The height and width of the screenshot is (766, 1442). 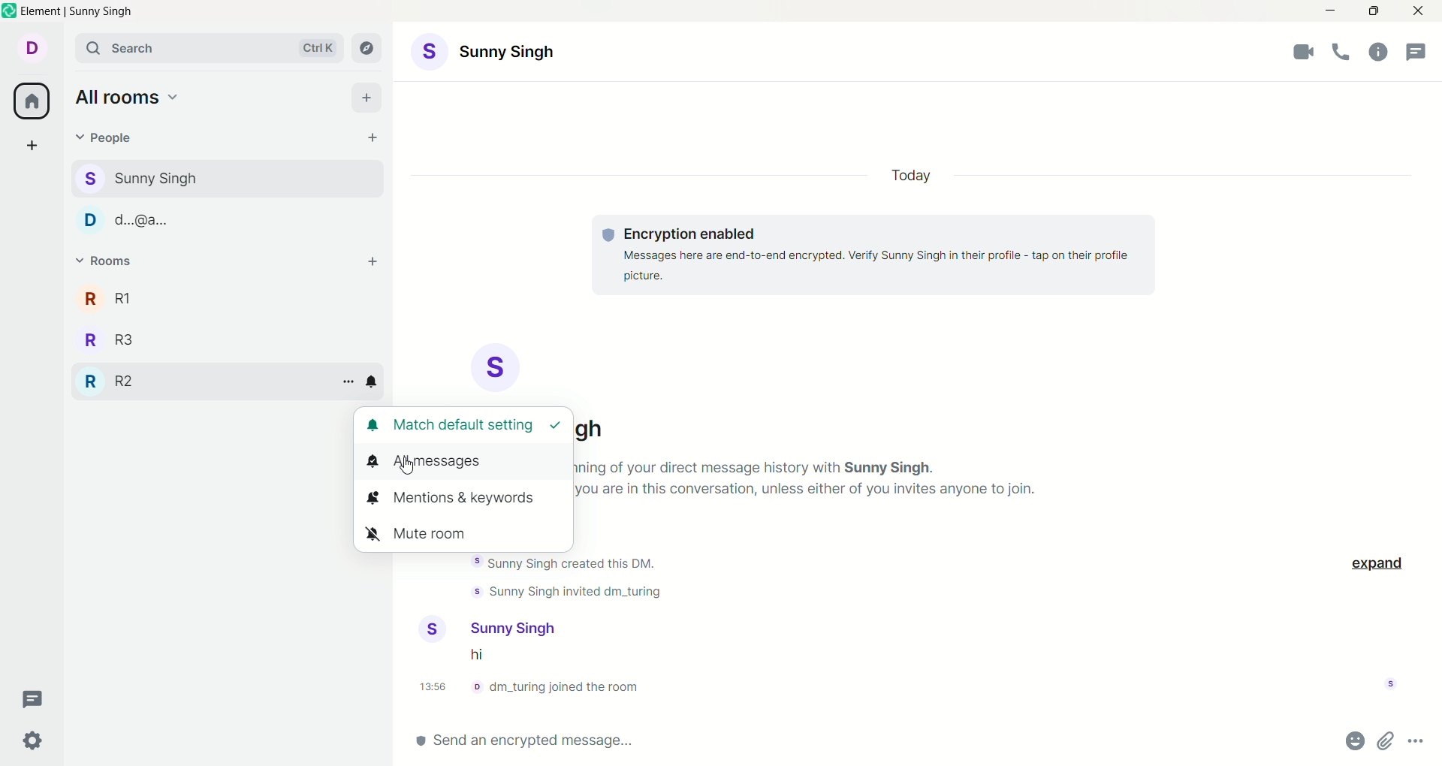 What do you see at coordinates (1378, 51) in the screenshot?
I see `room info` at bounding box center [1378, 51].